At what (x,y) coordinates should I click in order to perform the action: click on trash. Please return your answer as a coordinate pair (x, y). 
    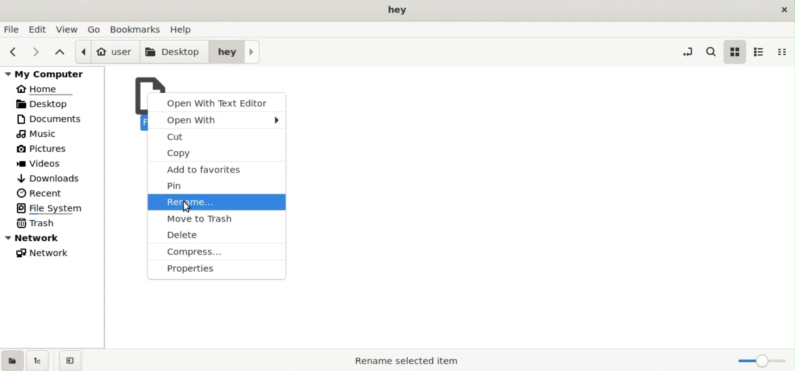
    Looking at the image, I should click on (38, 223).